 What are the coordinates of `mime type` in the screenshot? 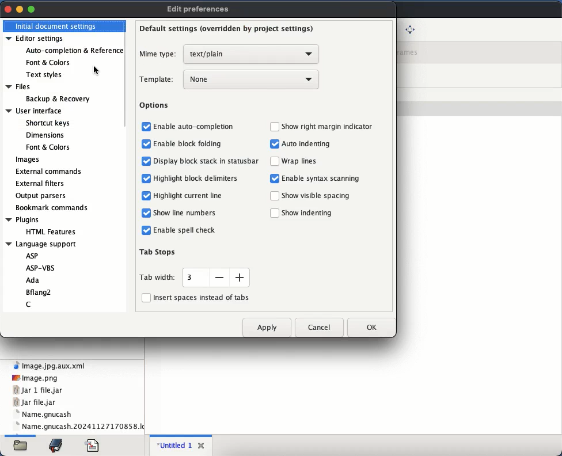 It's located at (160, 55).